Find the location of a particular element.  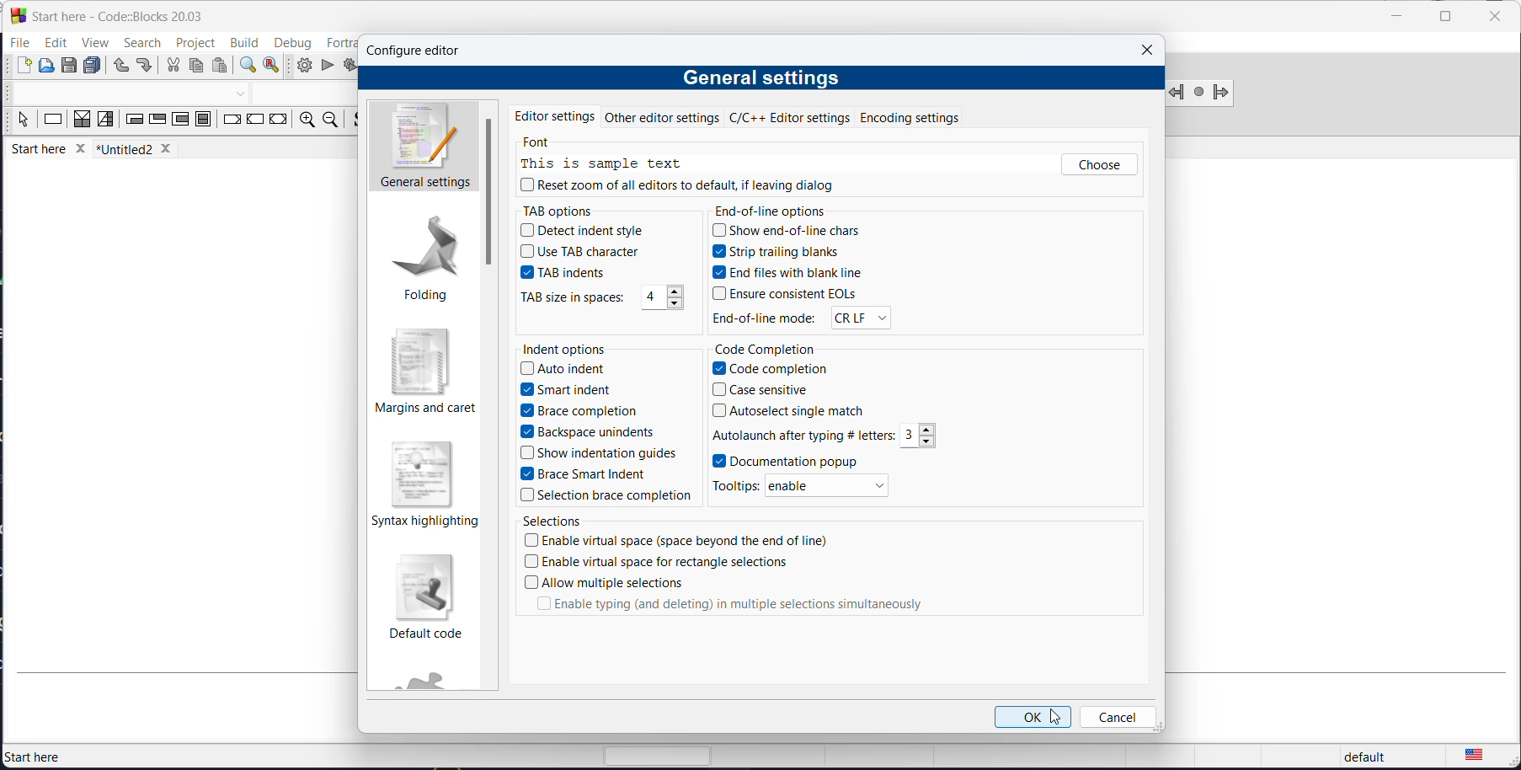

settings is located at coordinates (489, 192).